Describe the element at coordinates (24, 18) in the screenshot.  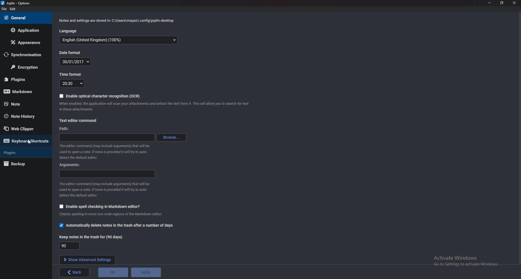
I see `general` at that location.